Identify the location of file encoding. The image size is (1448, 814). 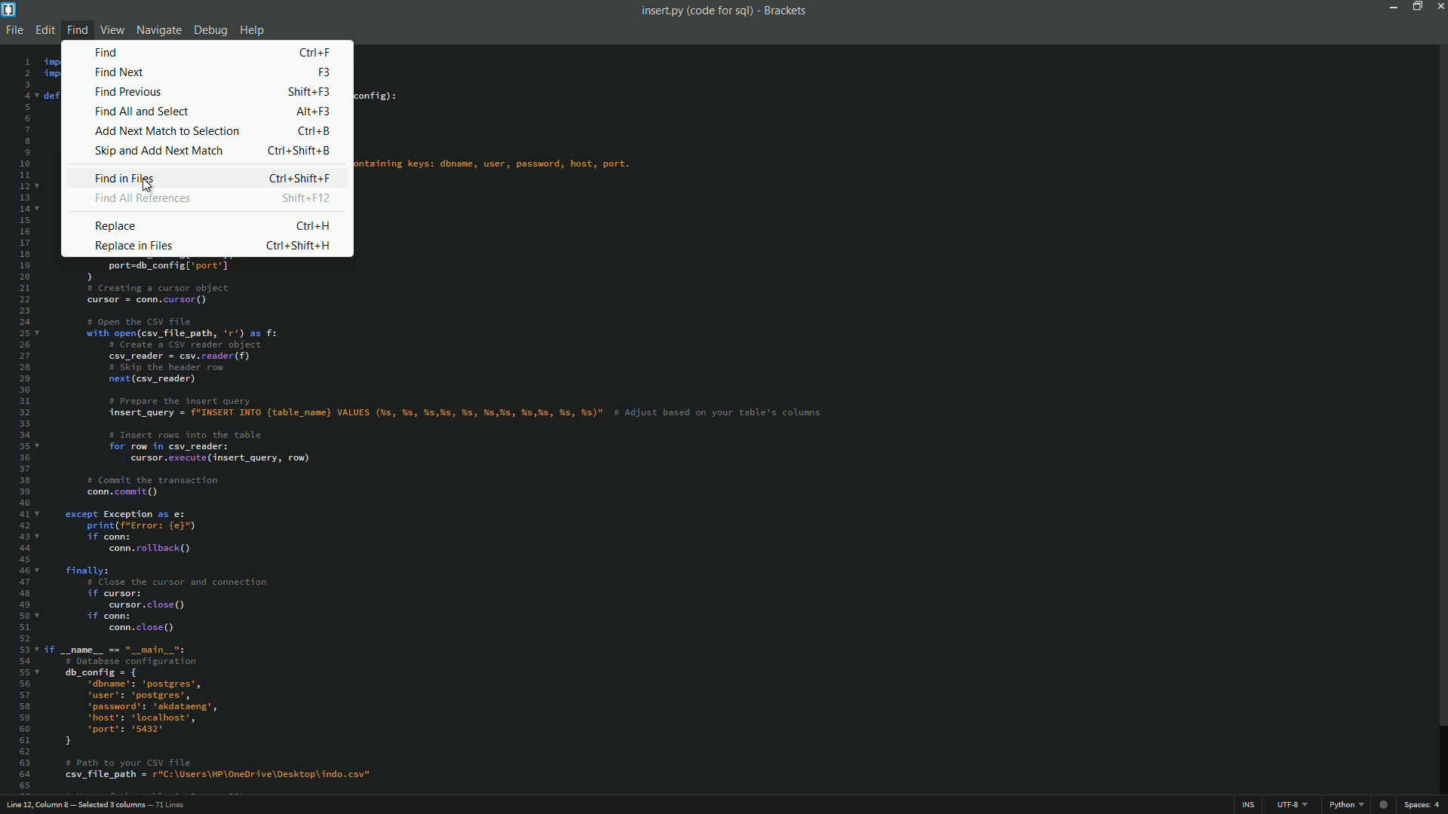
(1293, 806).